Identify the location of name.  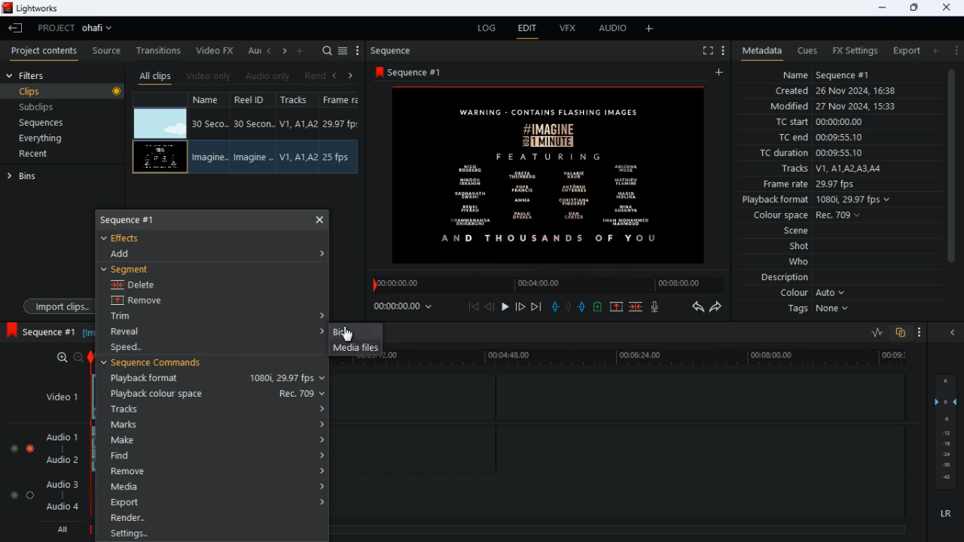
(843, 75).